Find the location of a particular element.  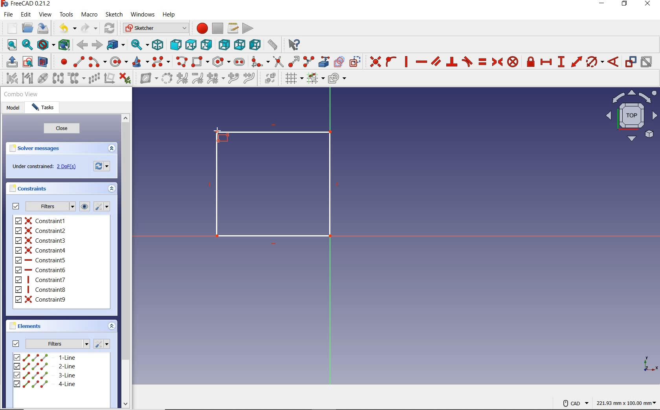

constrain equal is located at coordinates (482, 62).